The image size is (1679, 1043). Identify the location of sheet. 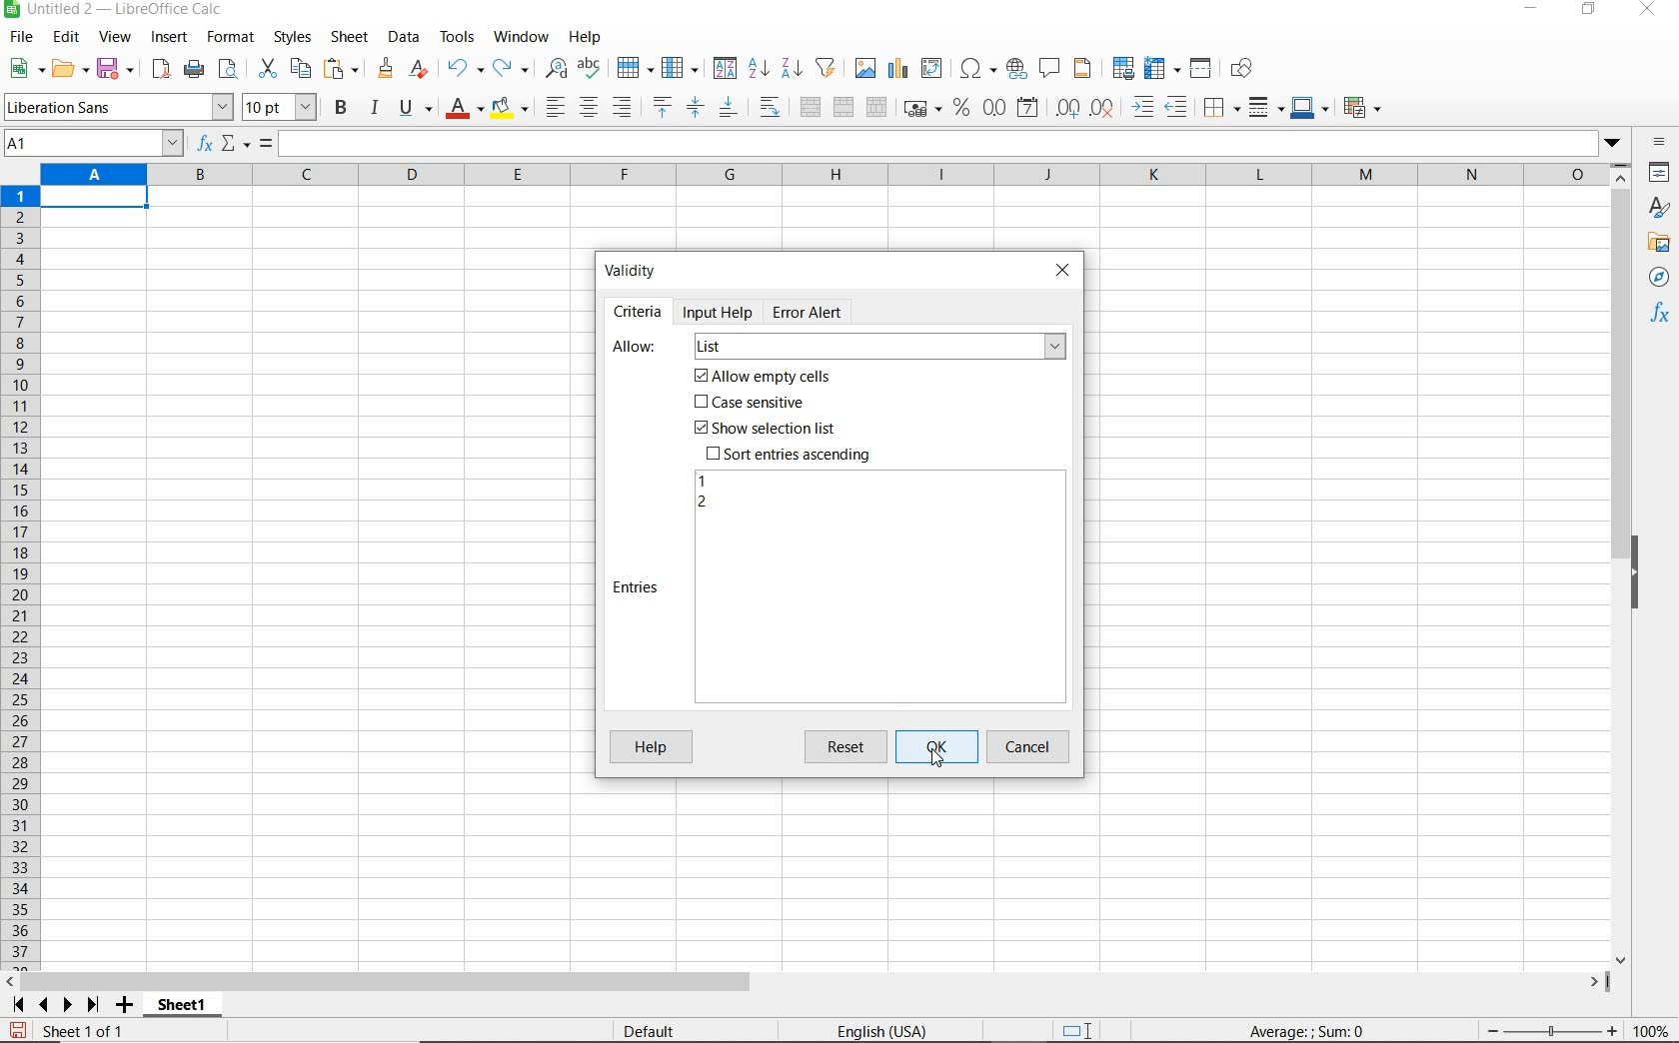
(351, 39).